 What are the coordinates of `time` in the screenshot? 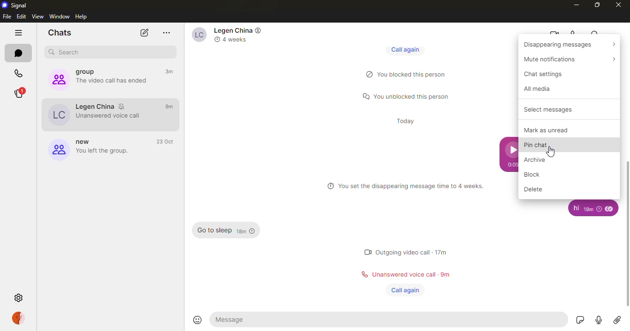 It's located at (169, 105).